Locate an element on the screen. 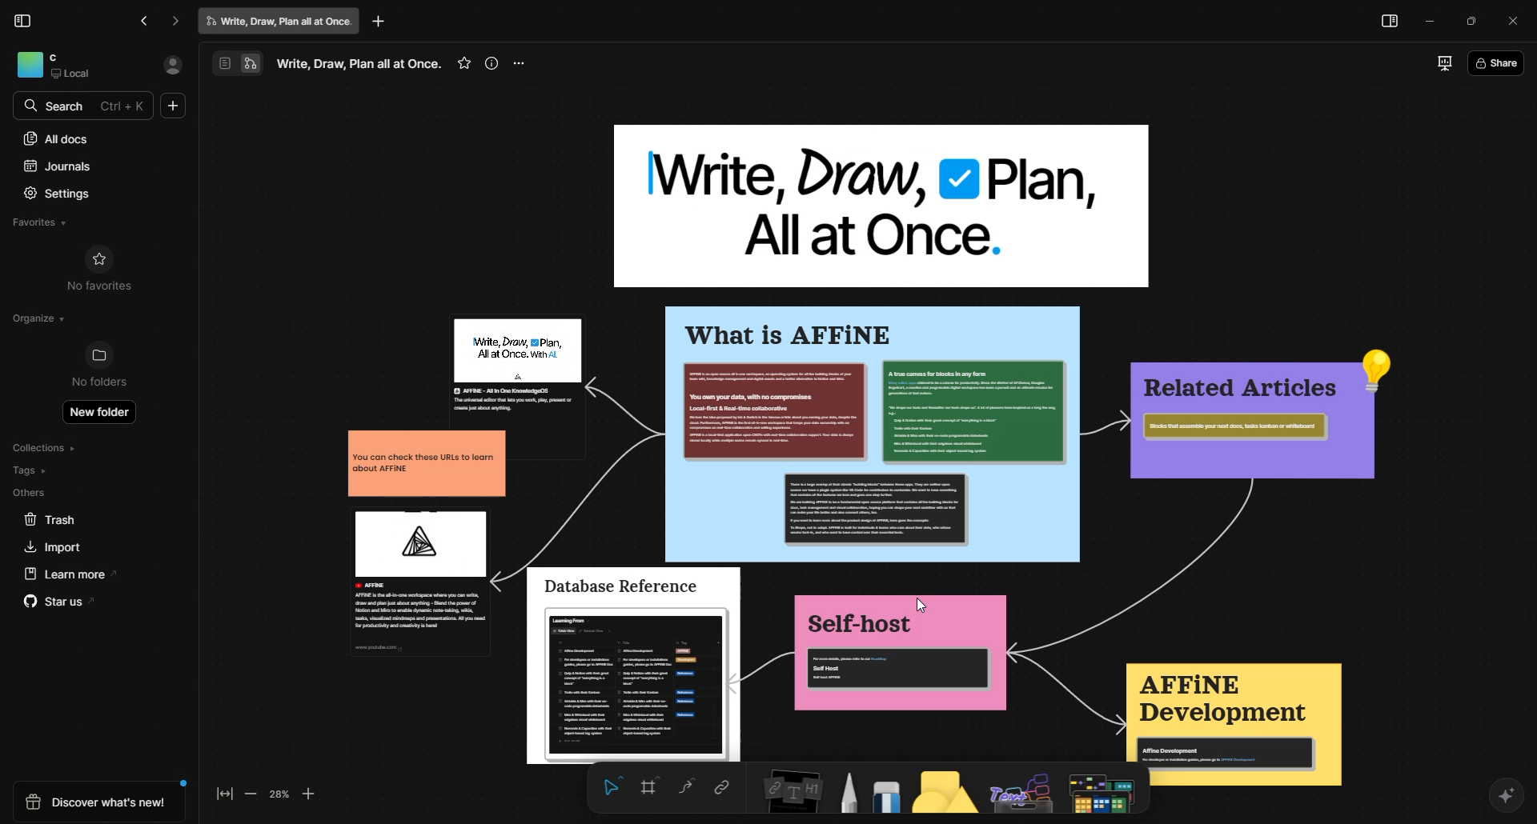 This screenshot has height=824, width=1537. Sidepanel is located at coordinates (1388, 23).